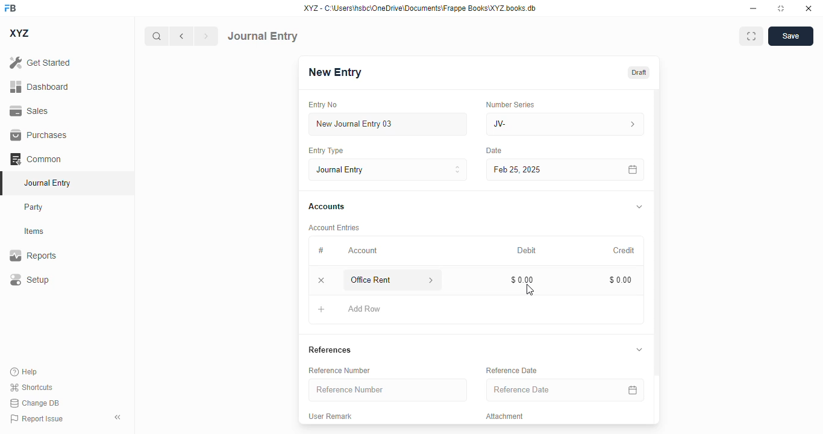 This screenshot has width=823, height=434. Describe the element at coordinates (380, 280) in the screenshot. I see `office rent` at that location.